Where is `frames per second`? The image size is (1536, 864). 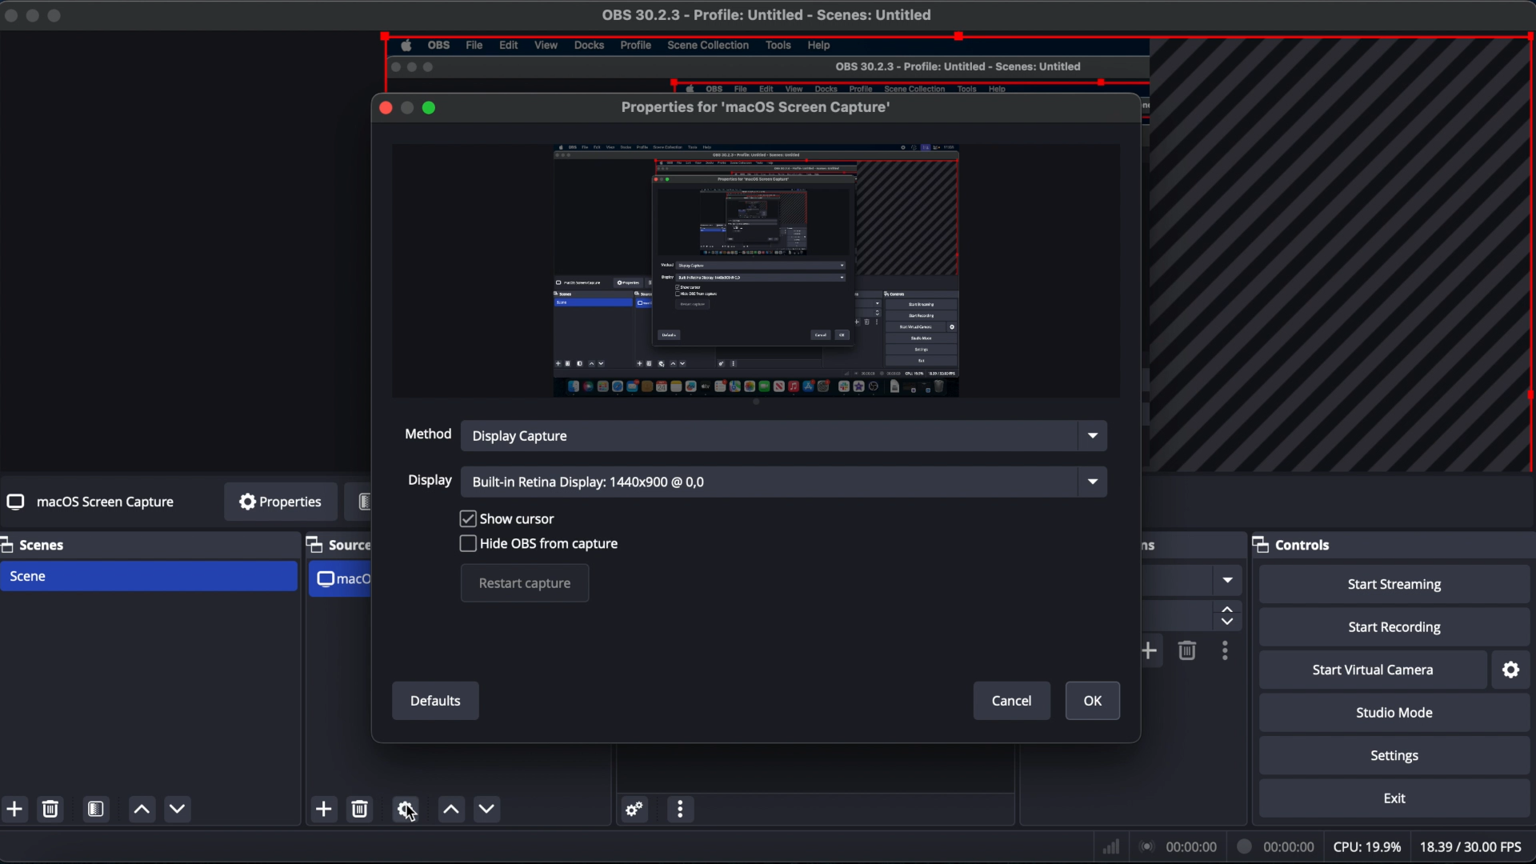 frames per second is located at coordinates (1471, 846).